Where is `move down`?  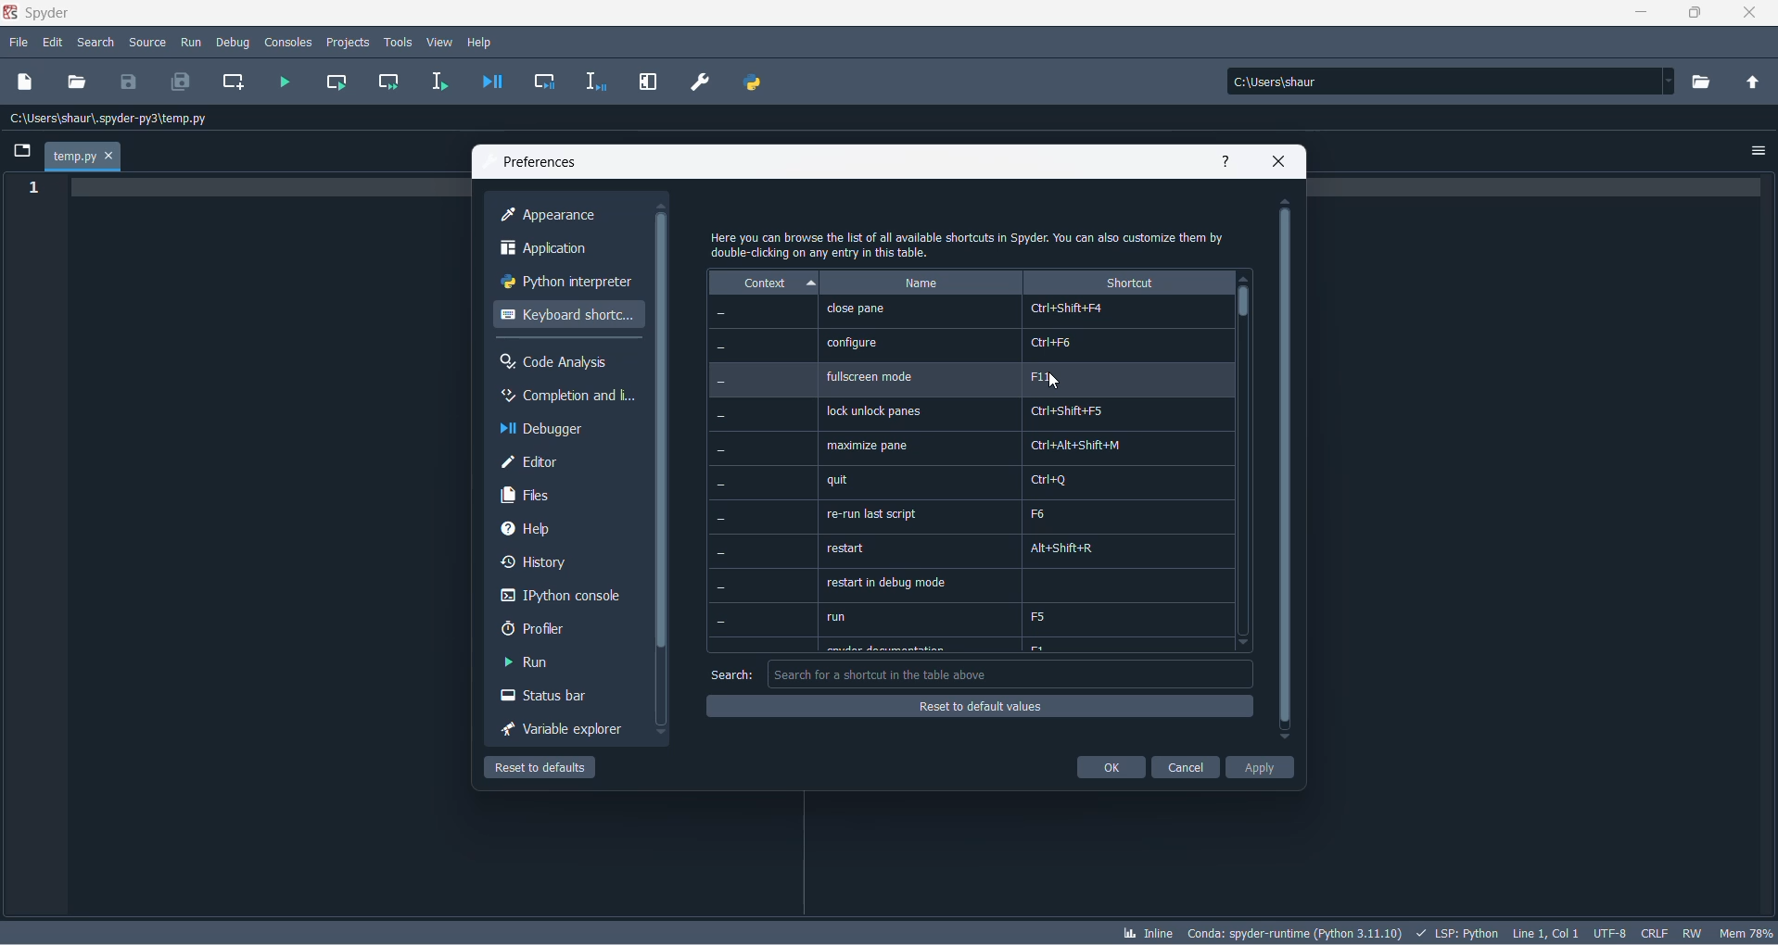 move down is located at coordinates (1284, 738).